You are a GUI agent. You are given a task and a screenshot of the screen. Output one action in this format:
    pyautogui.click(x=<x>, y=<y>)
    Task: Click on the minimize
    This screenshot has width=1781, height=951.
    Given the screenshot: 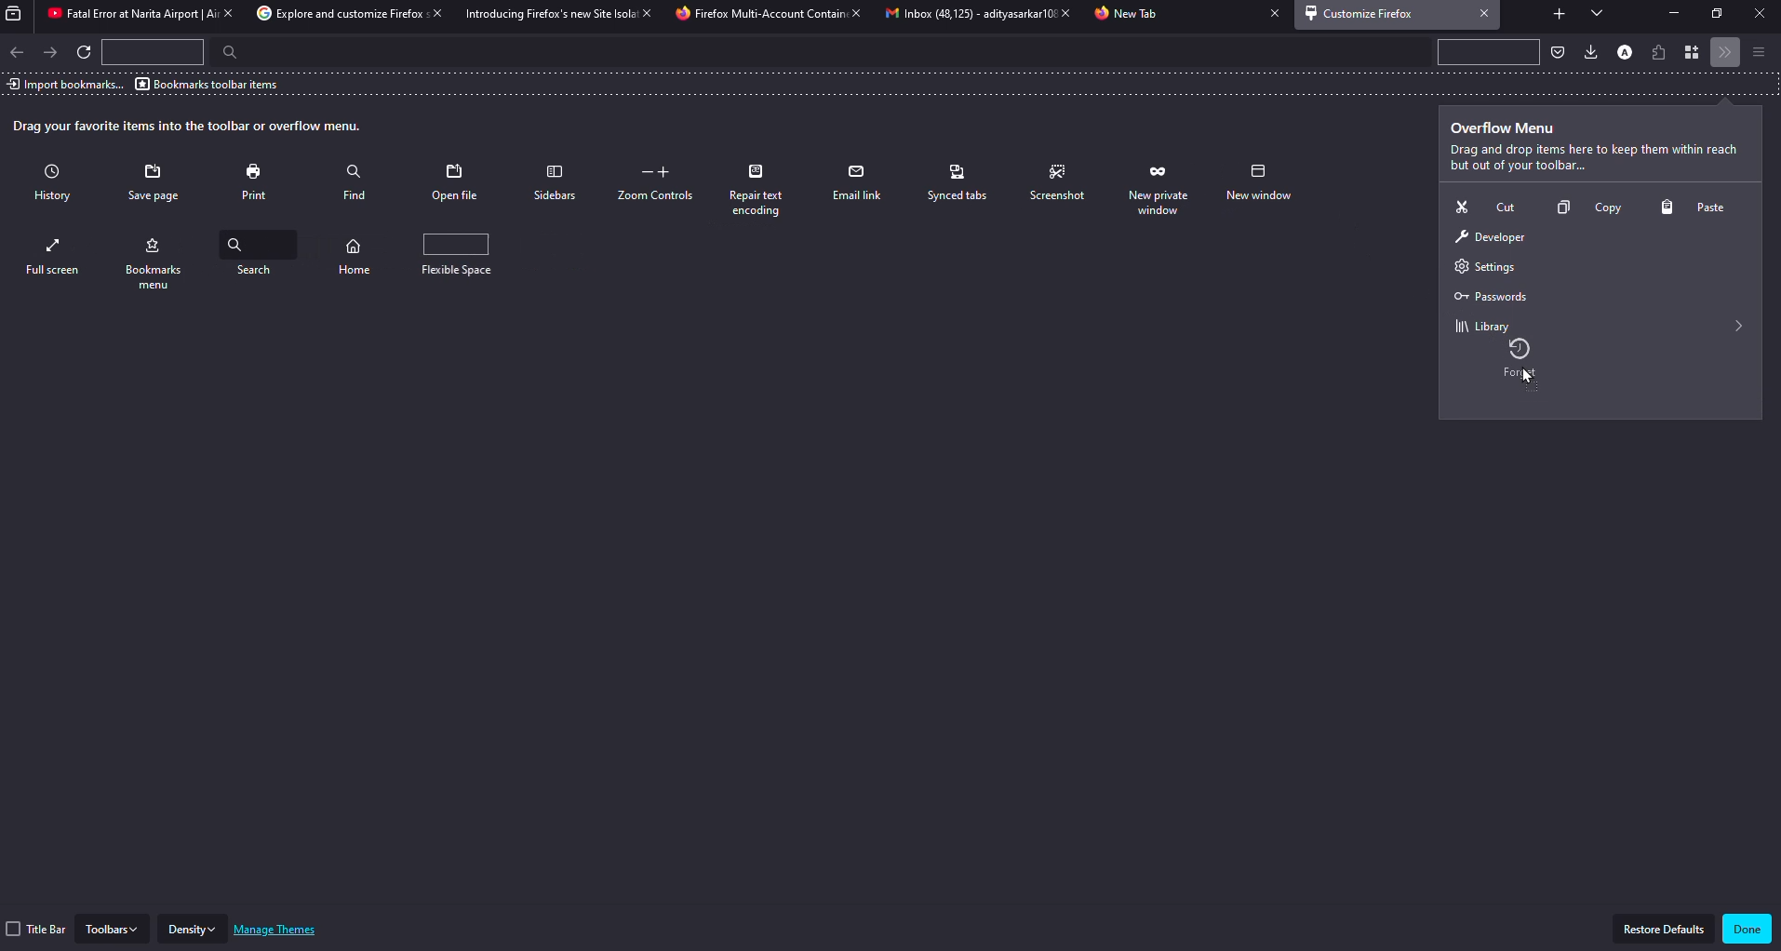 What is the action you would take?
    pyautogui.click(x=1668, y=13)
    